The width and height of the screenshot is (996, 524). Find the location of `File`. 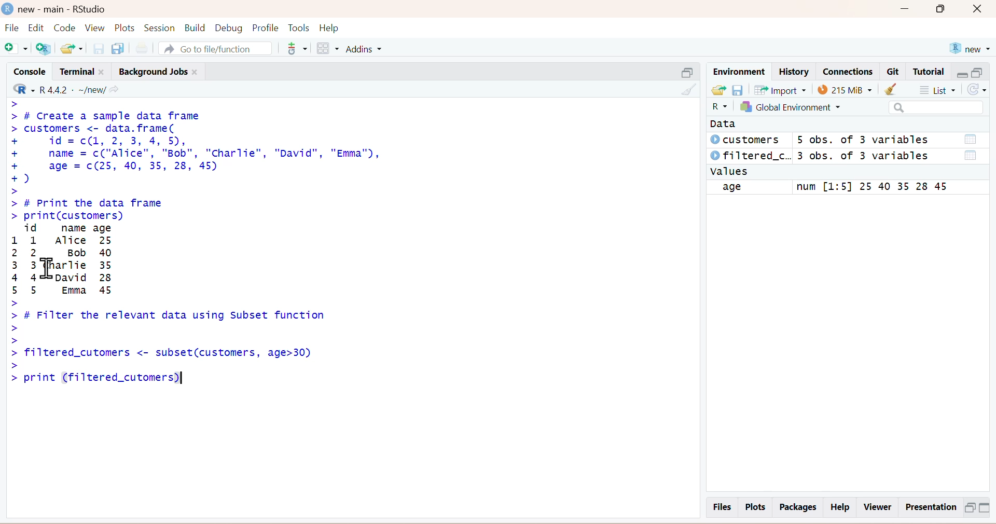

File is located at coordinates (11, 29).